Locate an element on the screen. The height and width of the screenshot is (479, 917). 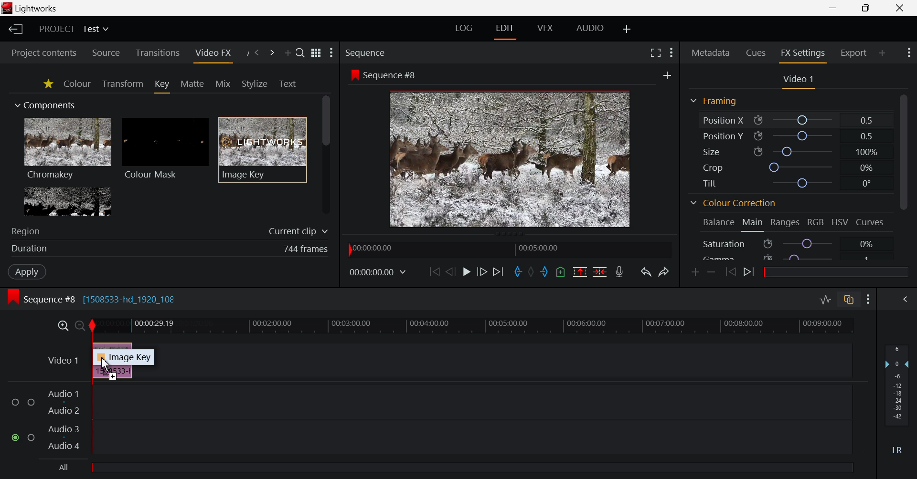
Delete/Cut is located at coordinates (599, 271).